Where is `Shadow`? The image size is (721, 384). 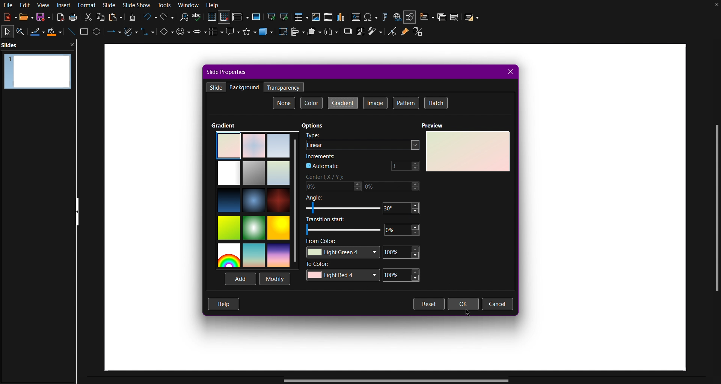
Shadow is located at coordinates (347, 34).